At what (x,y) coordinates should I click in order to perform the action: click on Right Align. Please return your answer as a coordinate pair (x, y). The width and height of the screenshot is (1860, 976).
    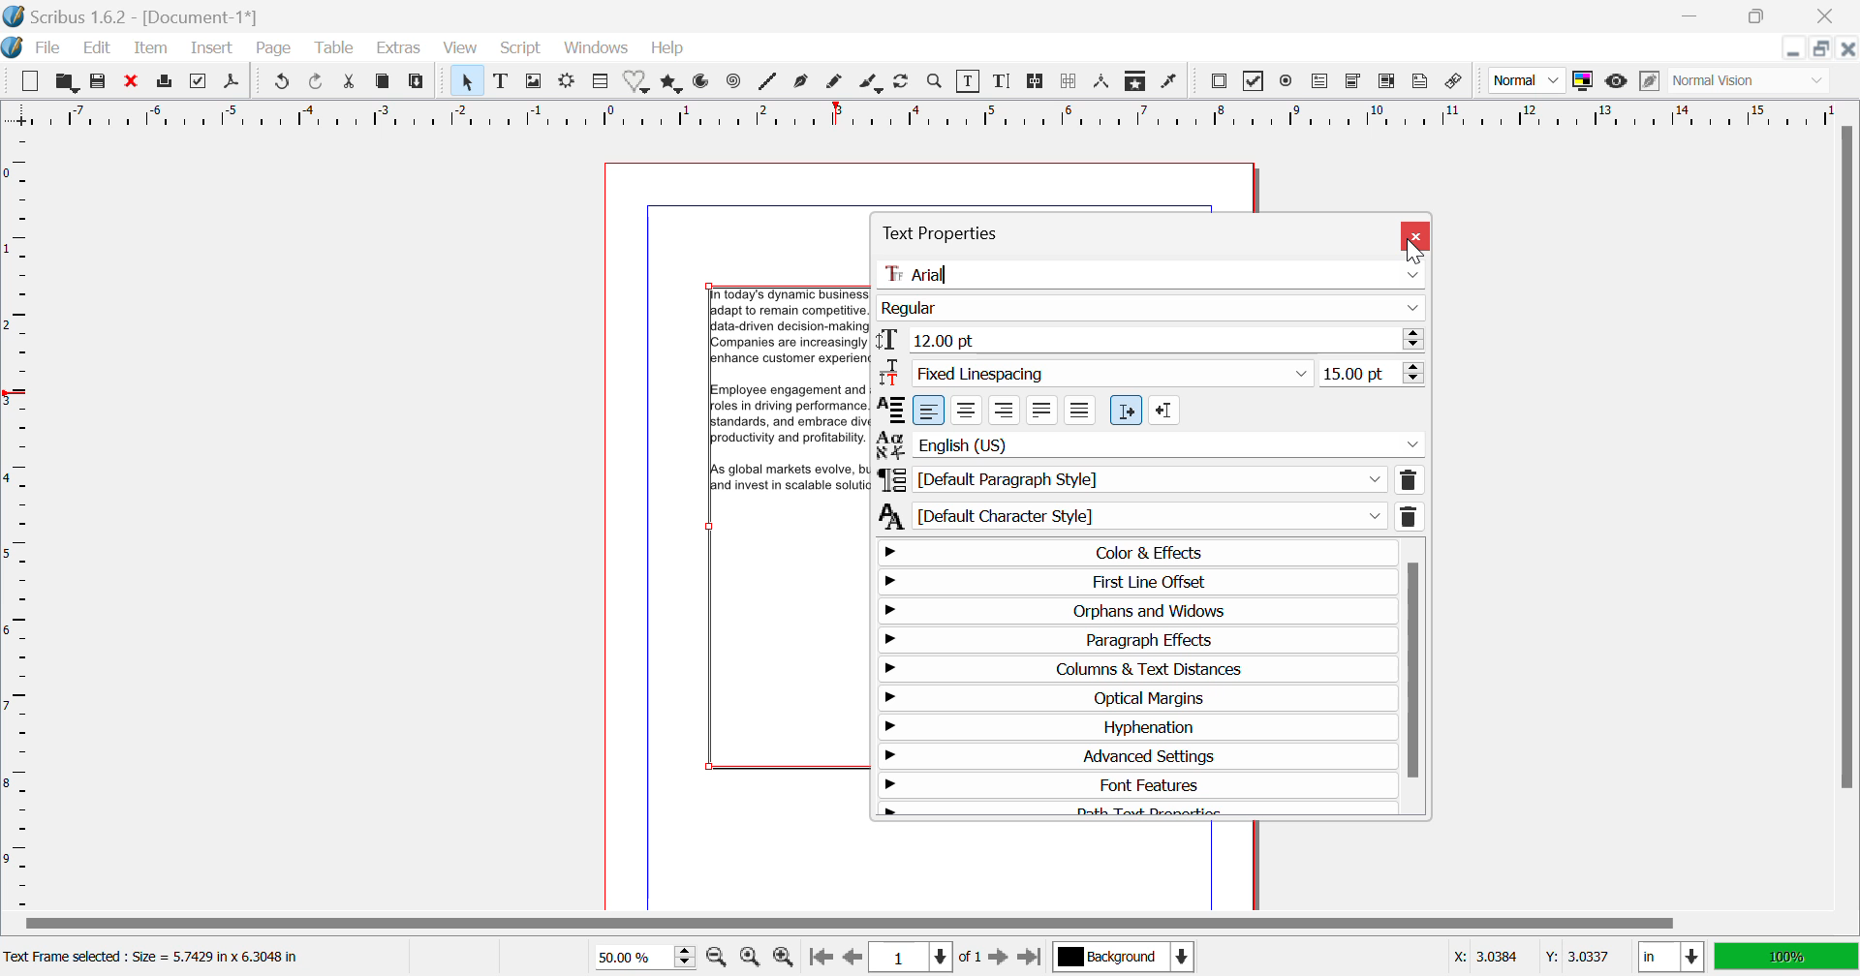
    Looking at the image, I should click on (1005, 411).